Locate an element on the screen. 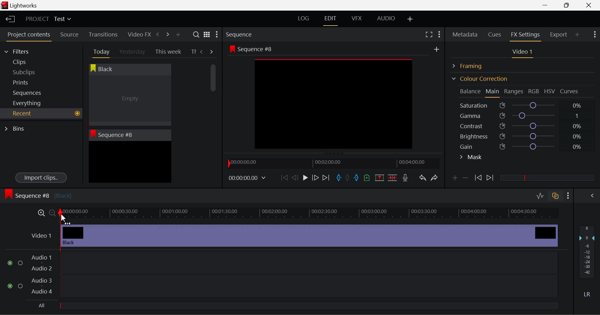 This screenshot has height=315, width=600. Cursor MOUSE_DOWN on Black Clip is located at coordinates (129, 100).